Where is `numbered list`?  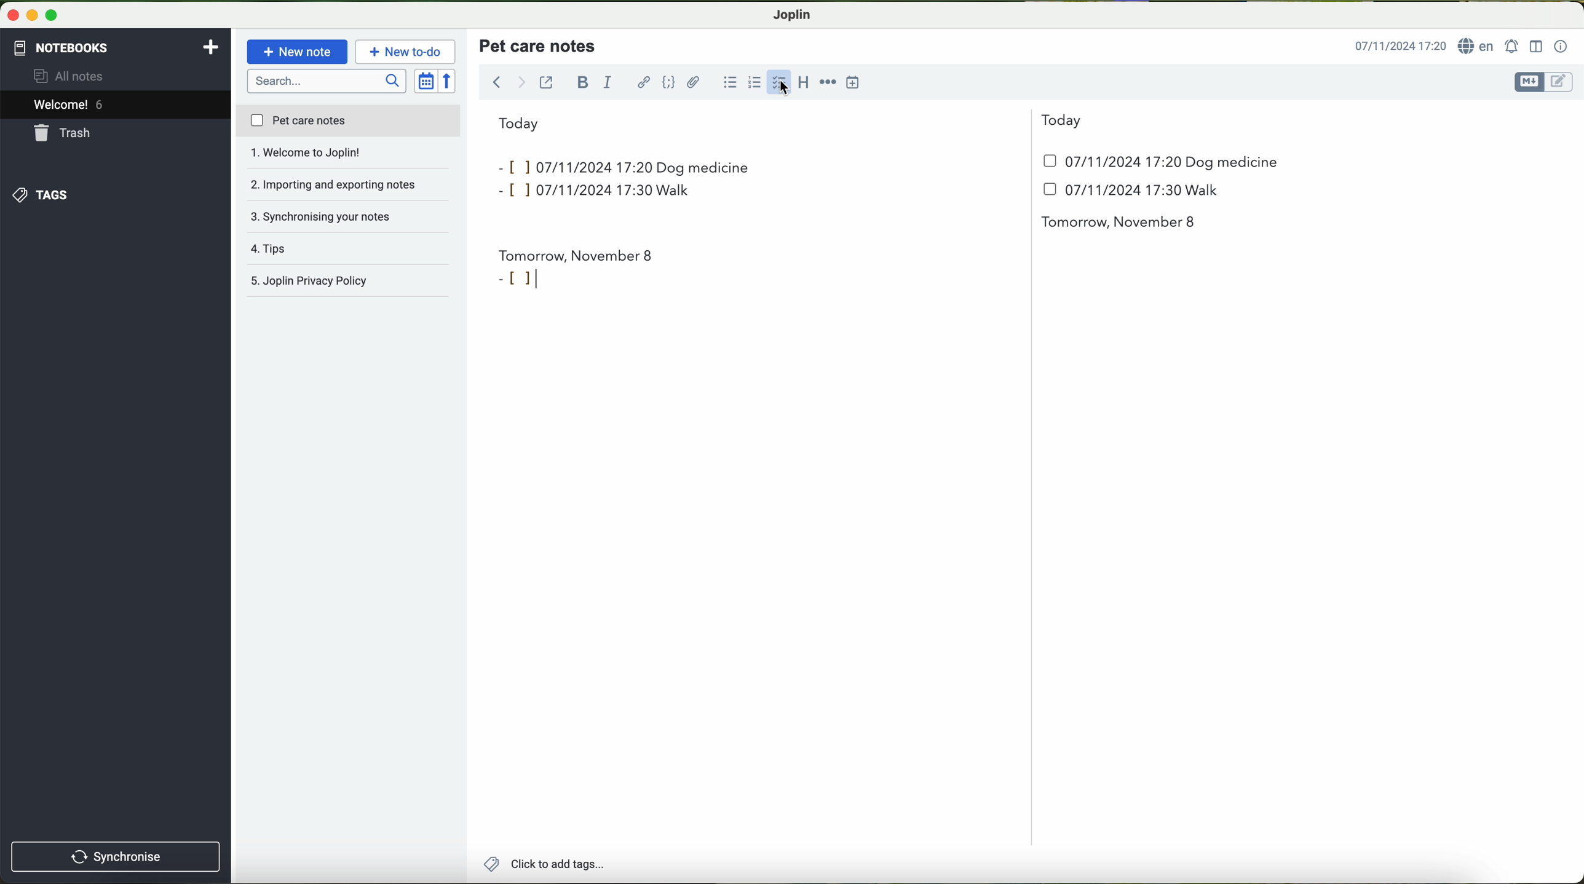 numbered list is located at coordinates (753, 82).